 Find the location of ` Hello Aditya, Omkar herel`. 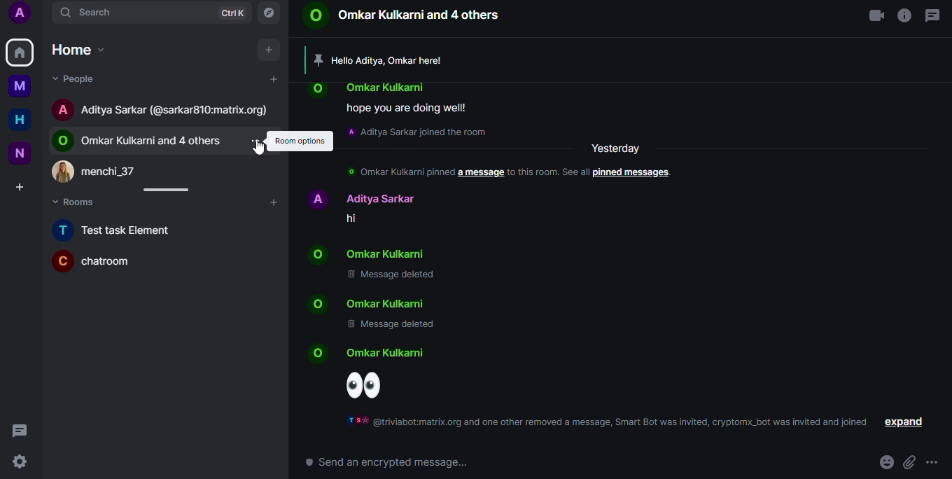

 Hello Aditya, Omkar herel is located at coordinates (391, 60).